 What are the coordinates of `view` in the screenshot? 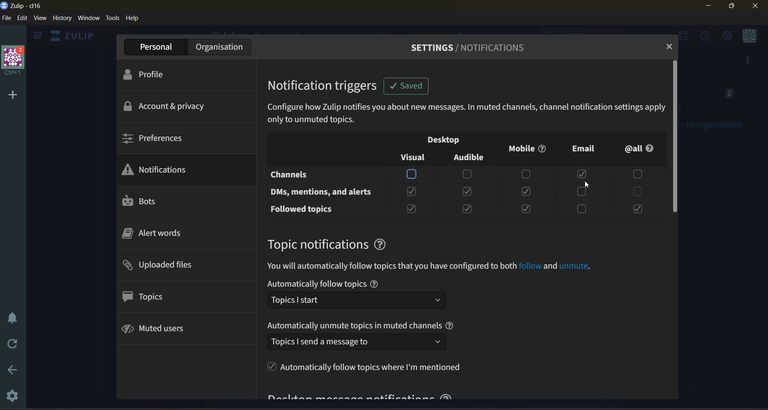 It's located at (40, 18).